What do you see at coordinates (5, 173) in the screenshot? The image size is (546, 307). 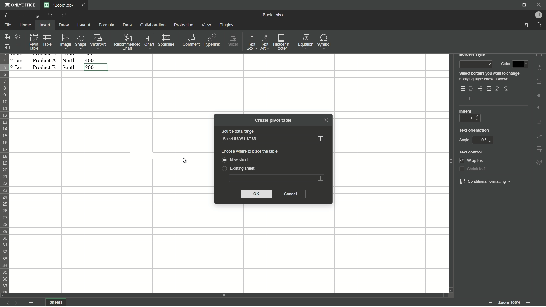 I see `row number` at bounding box center [5, 173].